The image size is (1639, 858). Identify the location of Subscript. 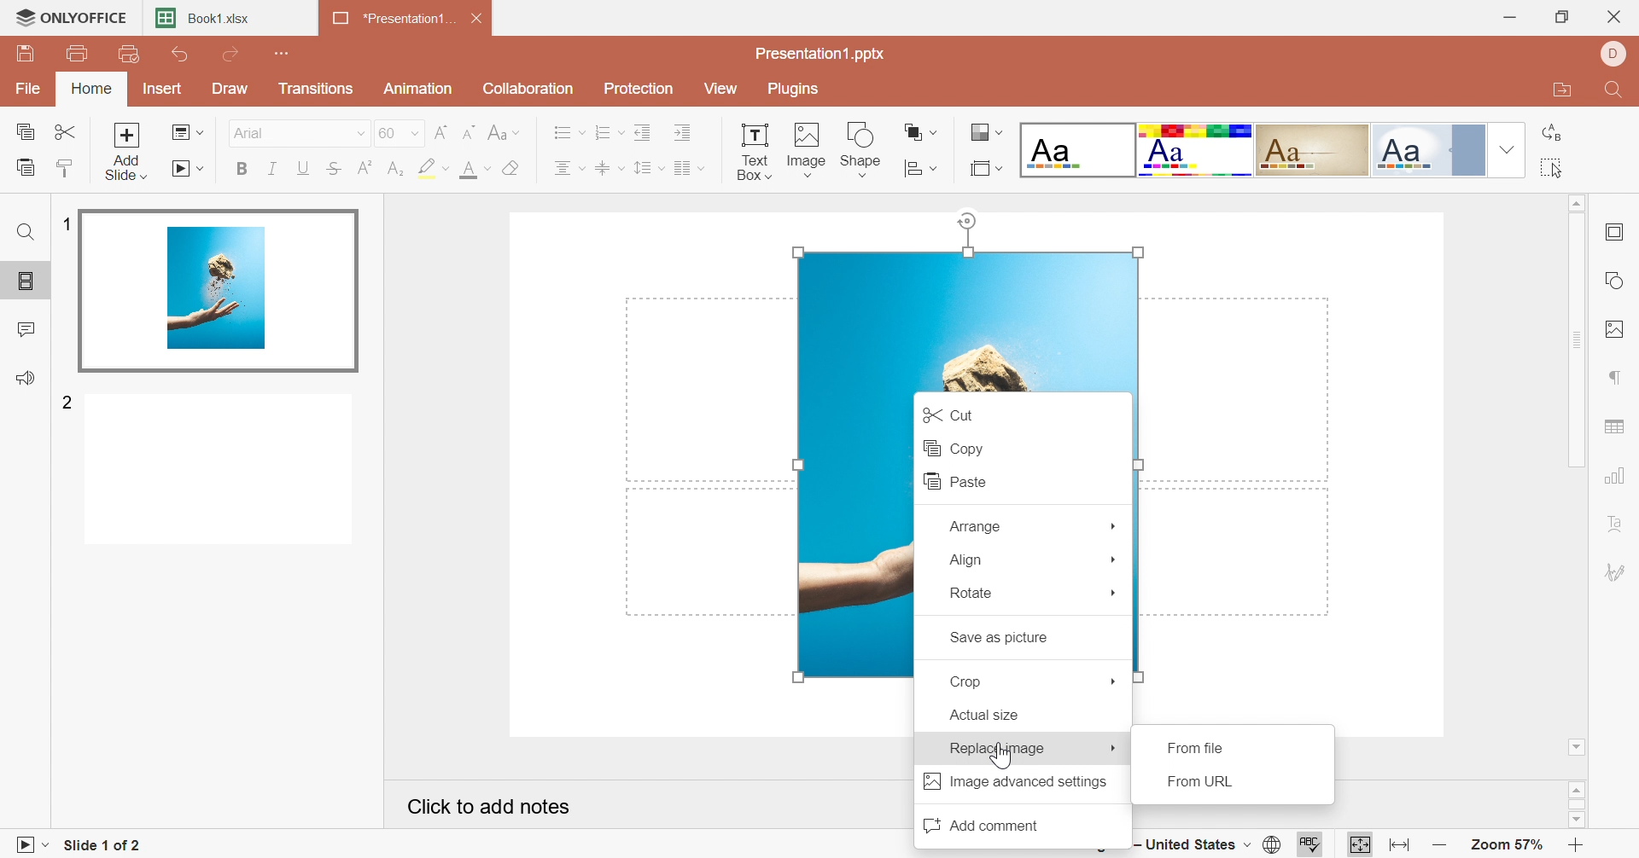
(395, 169).